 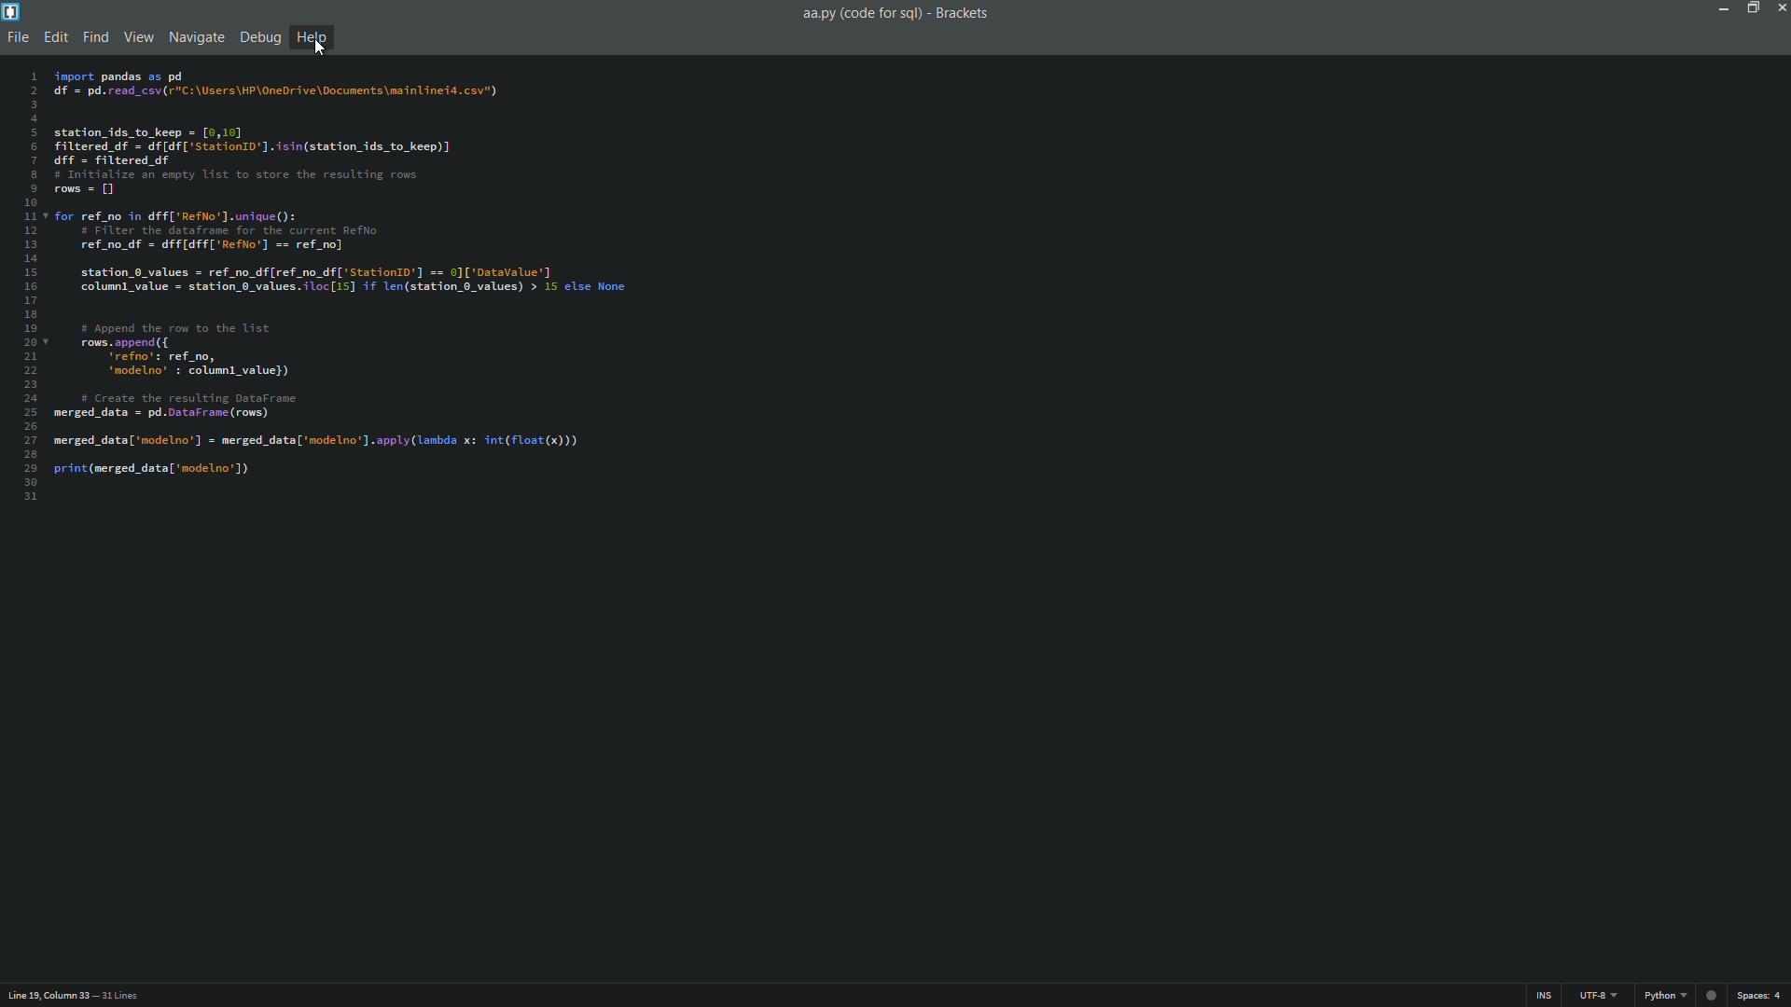 I want to click on line encoding, so click(x=1594, y=996).